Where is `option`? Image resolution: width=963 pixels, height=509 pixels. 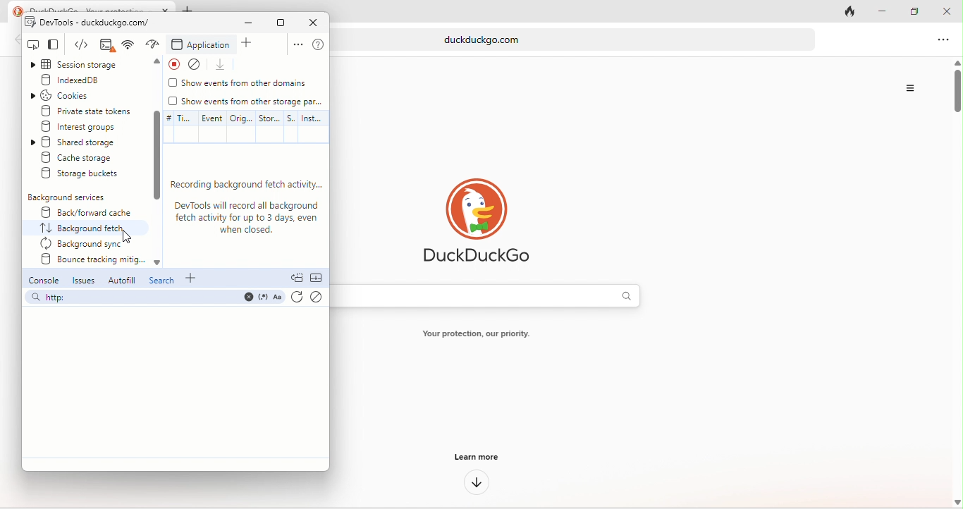 option is located at coordinates (295, 46).